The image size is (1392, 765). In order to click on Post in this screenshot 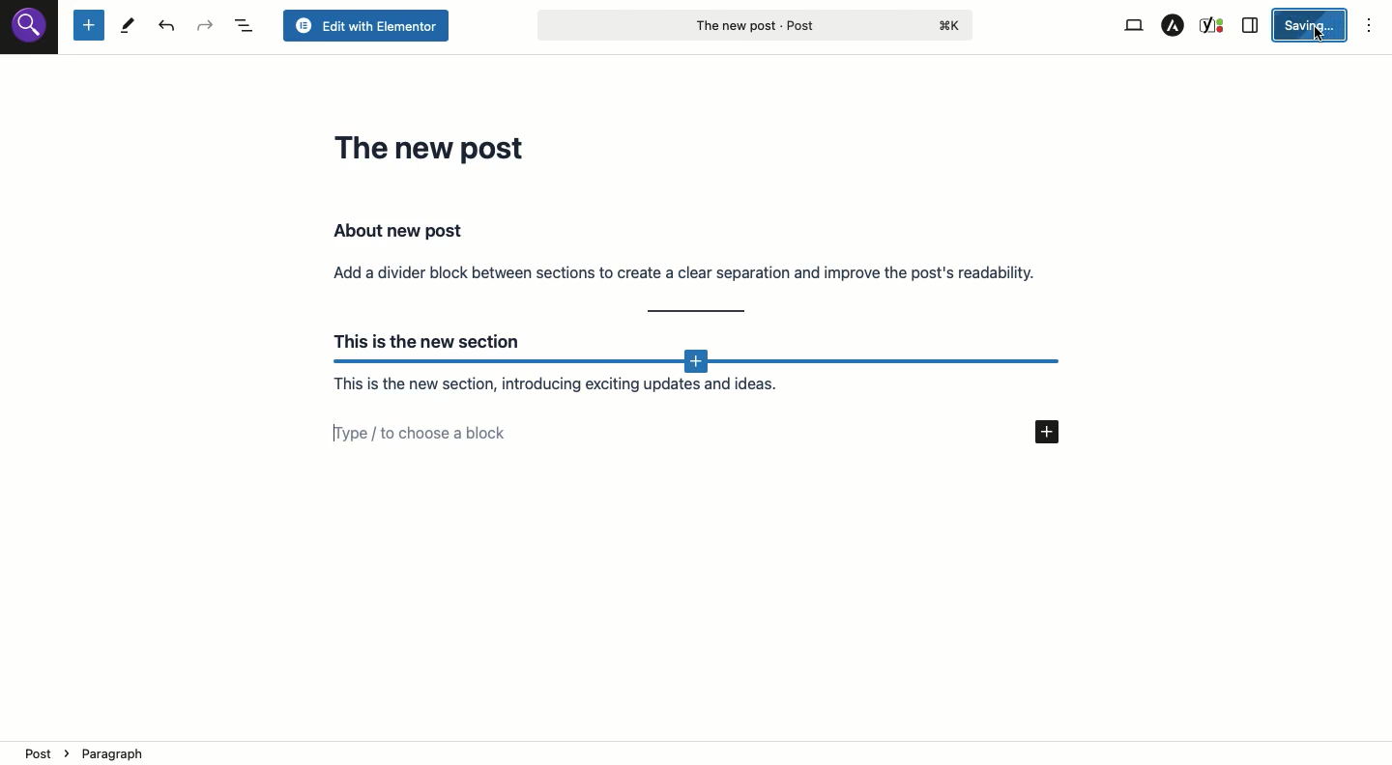, I will do `click(754, 24)`.